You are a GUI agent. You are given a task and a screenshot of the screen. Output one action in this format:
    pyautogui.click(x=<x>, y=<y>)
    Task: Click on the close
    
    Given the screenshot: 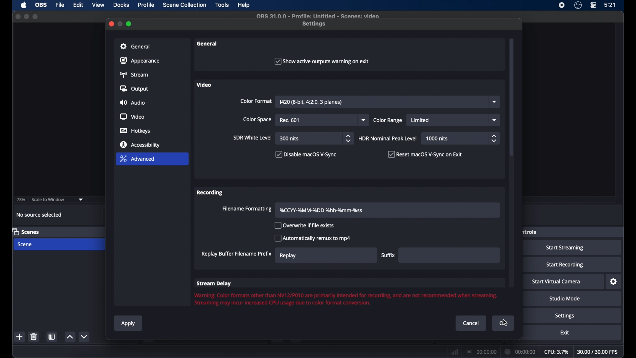 What is the action you would take?
    pyautogui.click(x=18, y=16)
    